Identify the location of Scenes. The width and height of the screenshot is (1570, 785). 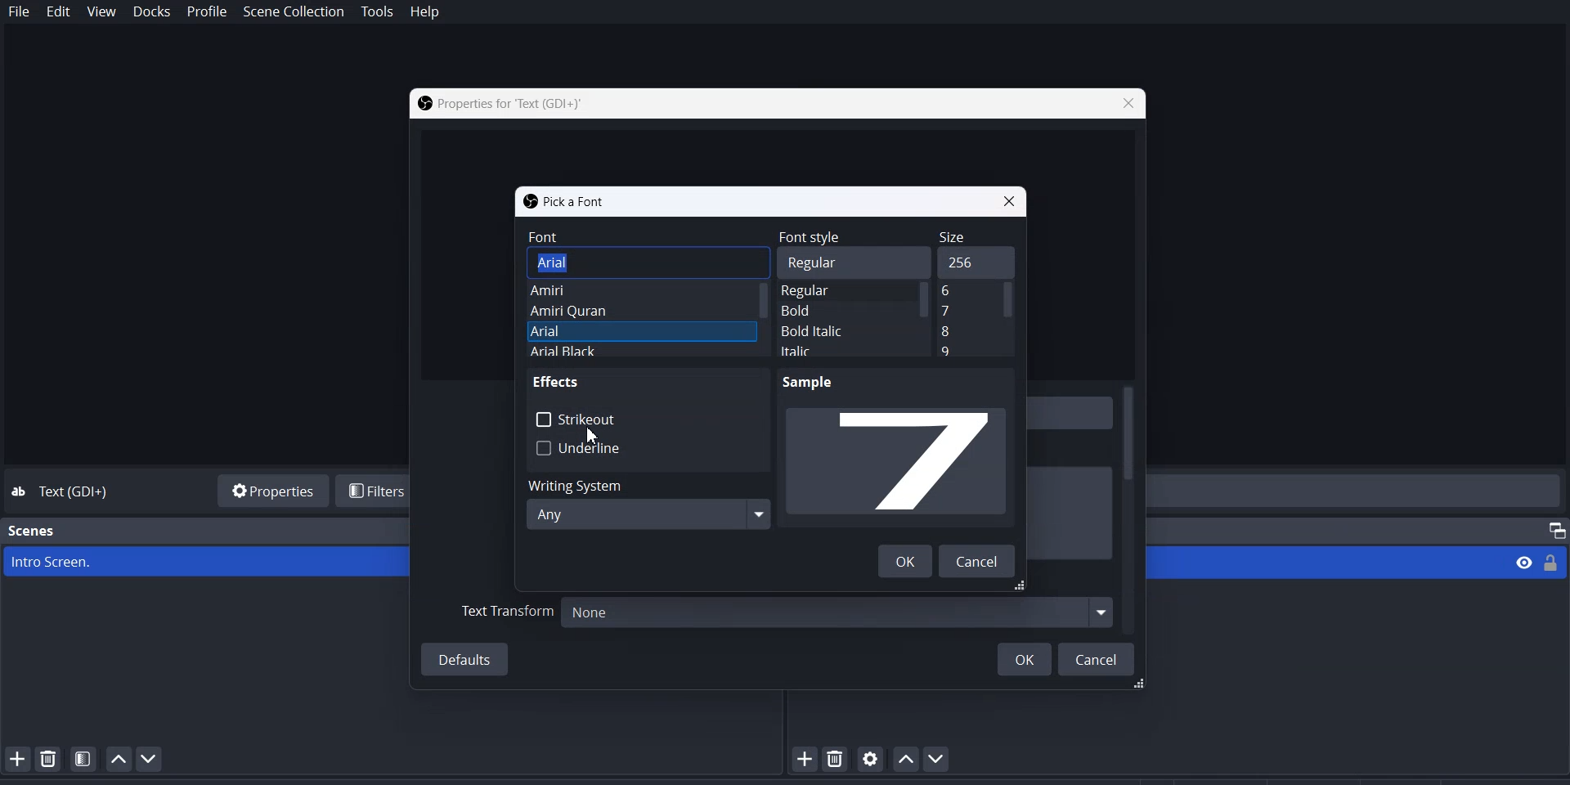
(33, 531).